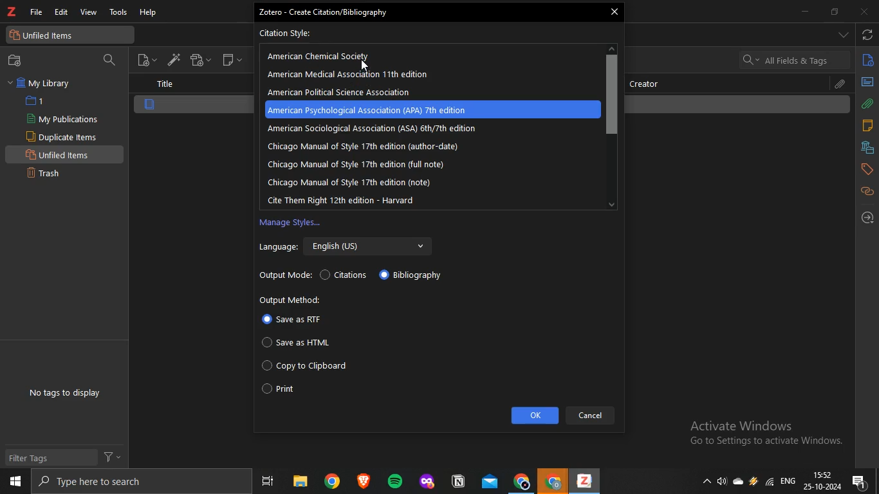 This screenshot has width=879, height=494. I want to click on Cancel, so click(590, 416).